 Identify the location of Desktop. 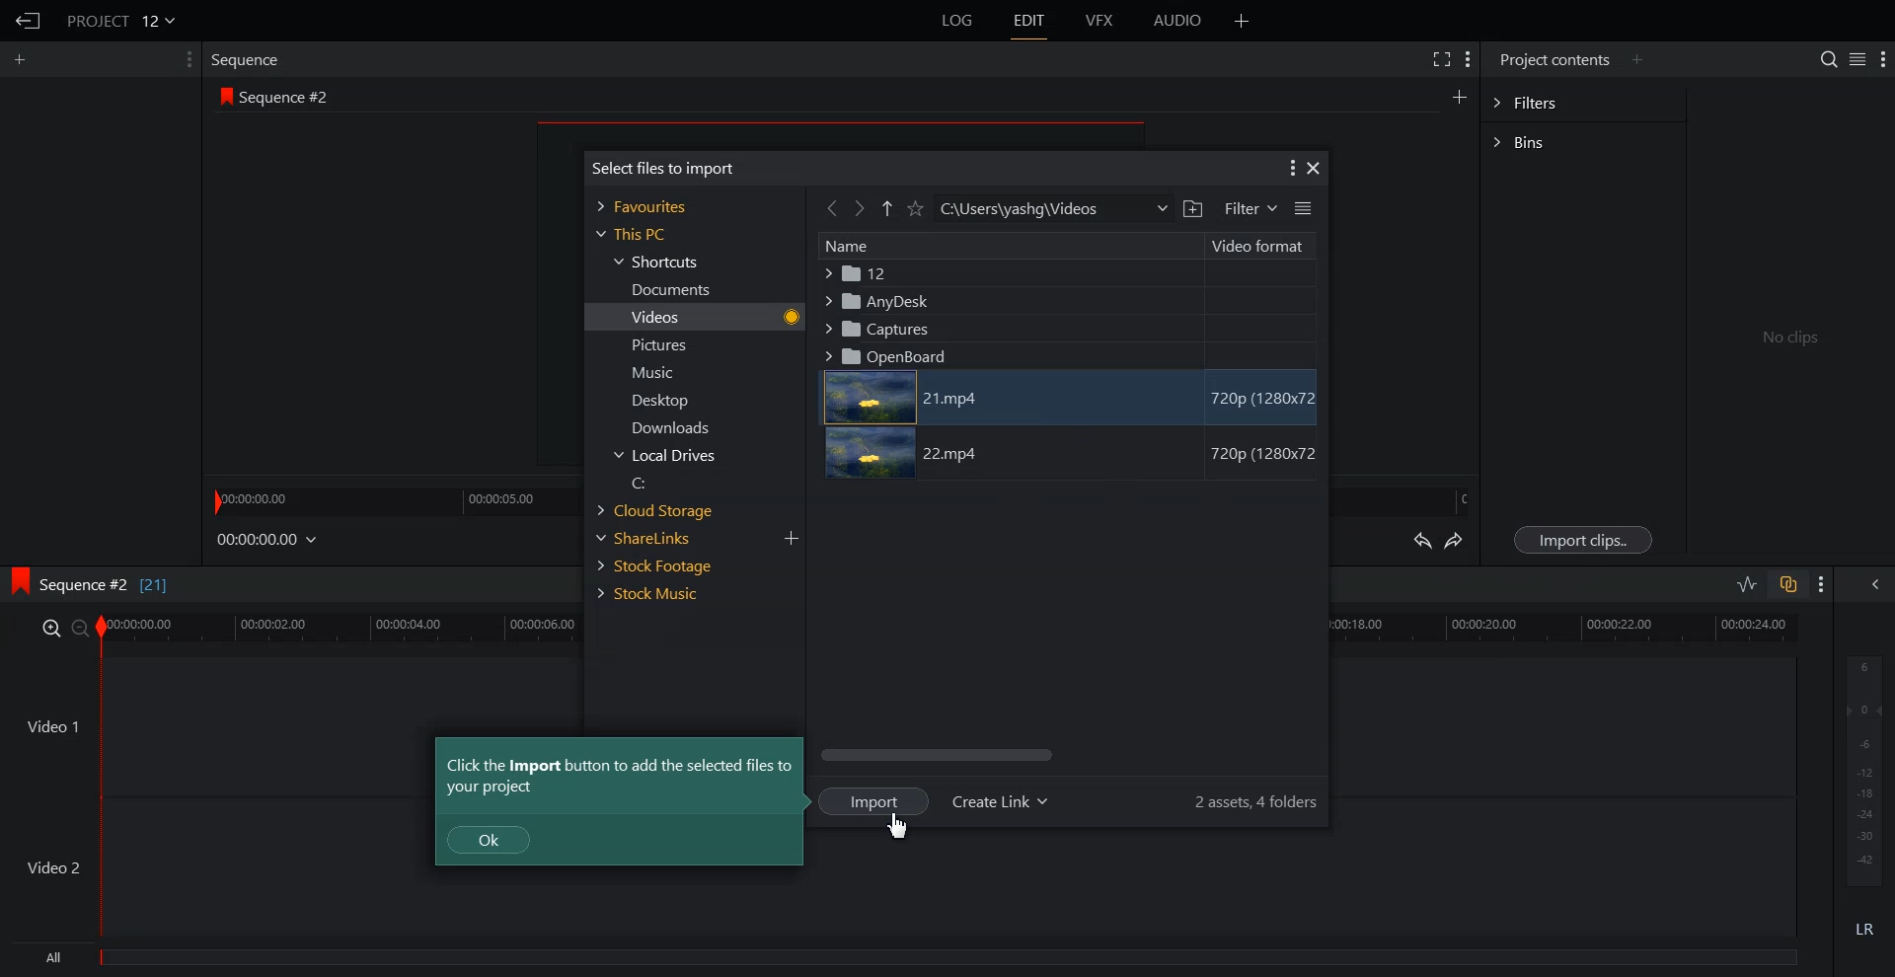
(667, 400).